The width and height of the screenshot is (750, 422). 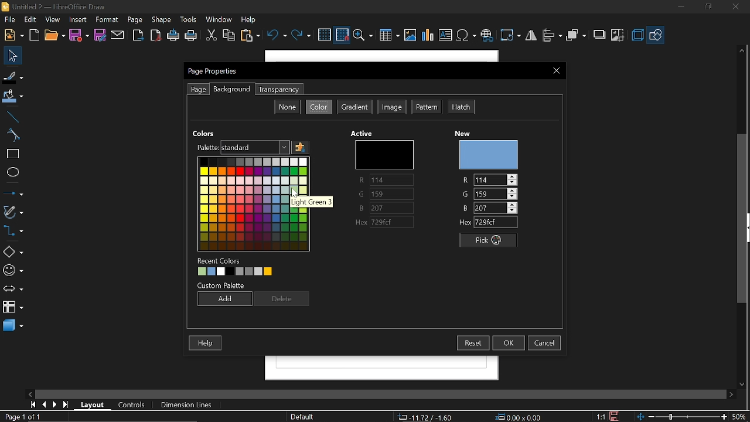 I want to click on Insert symbol, so click(x=466, y=36).